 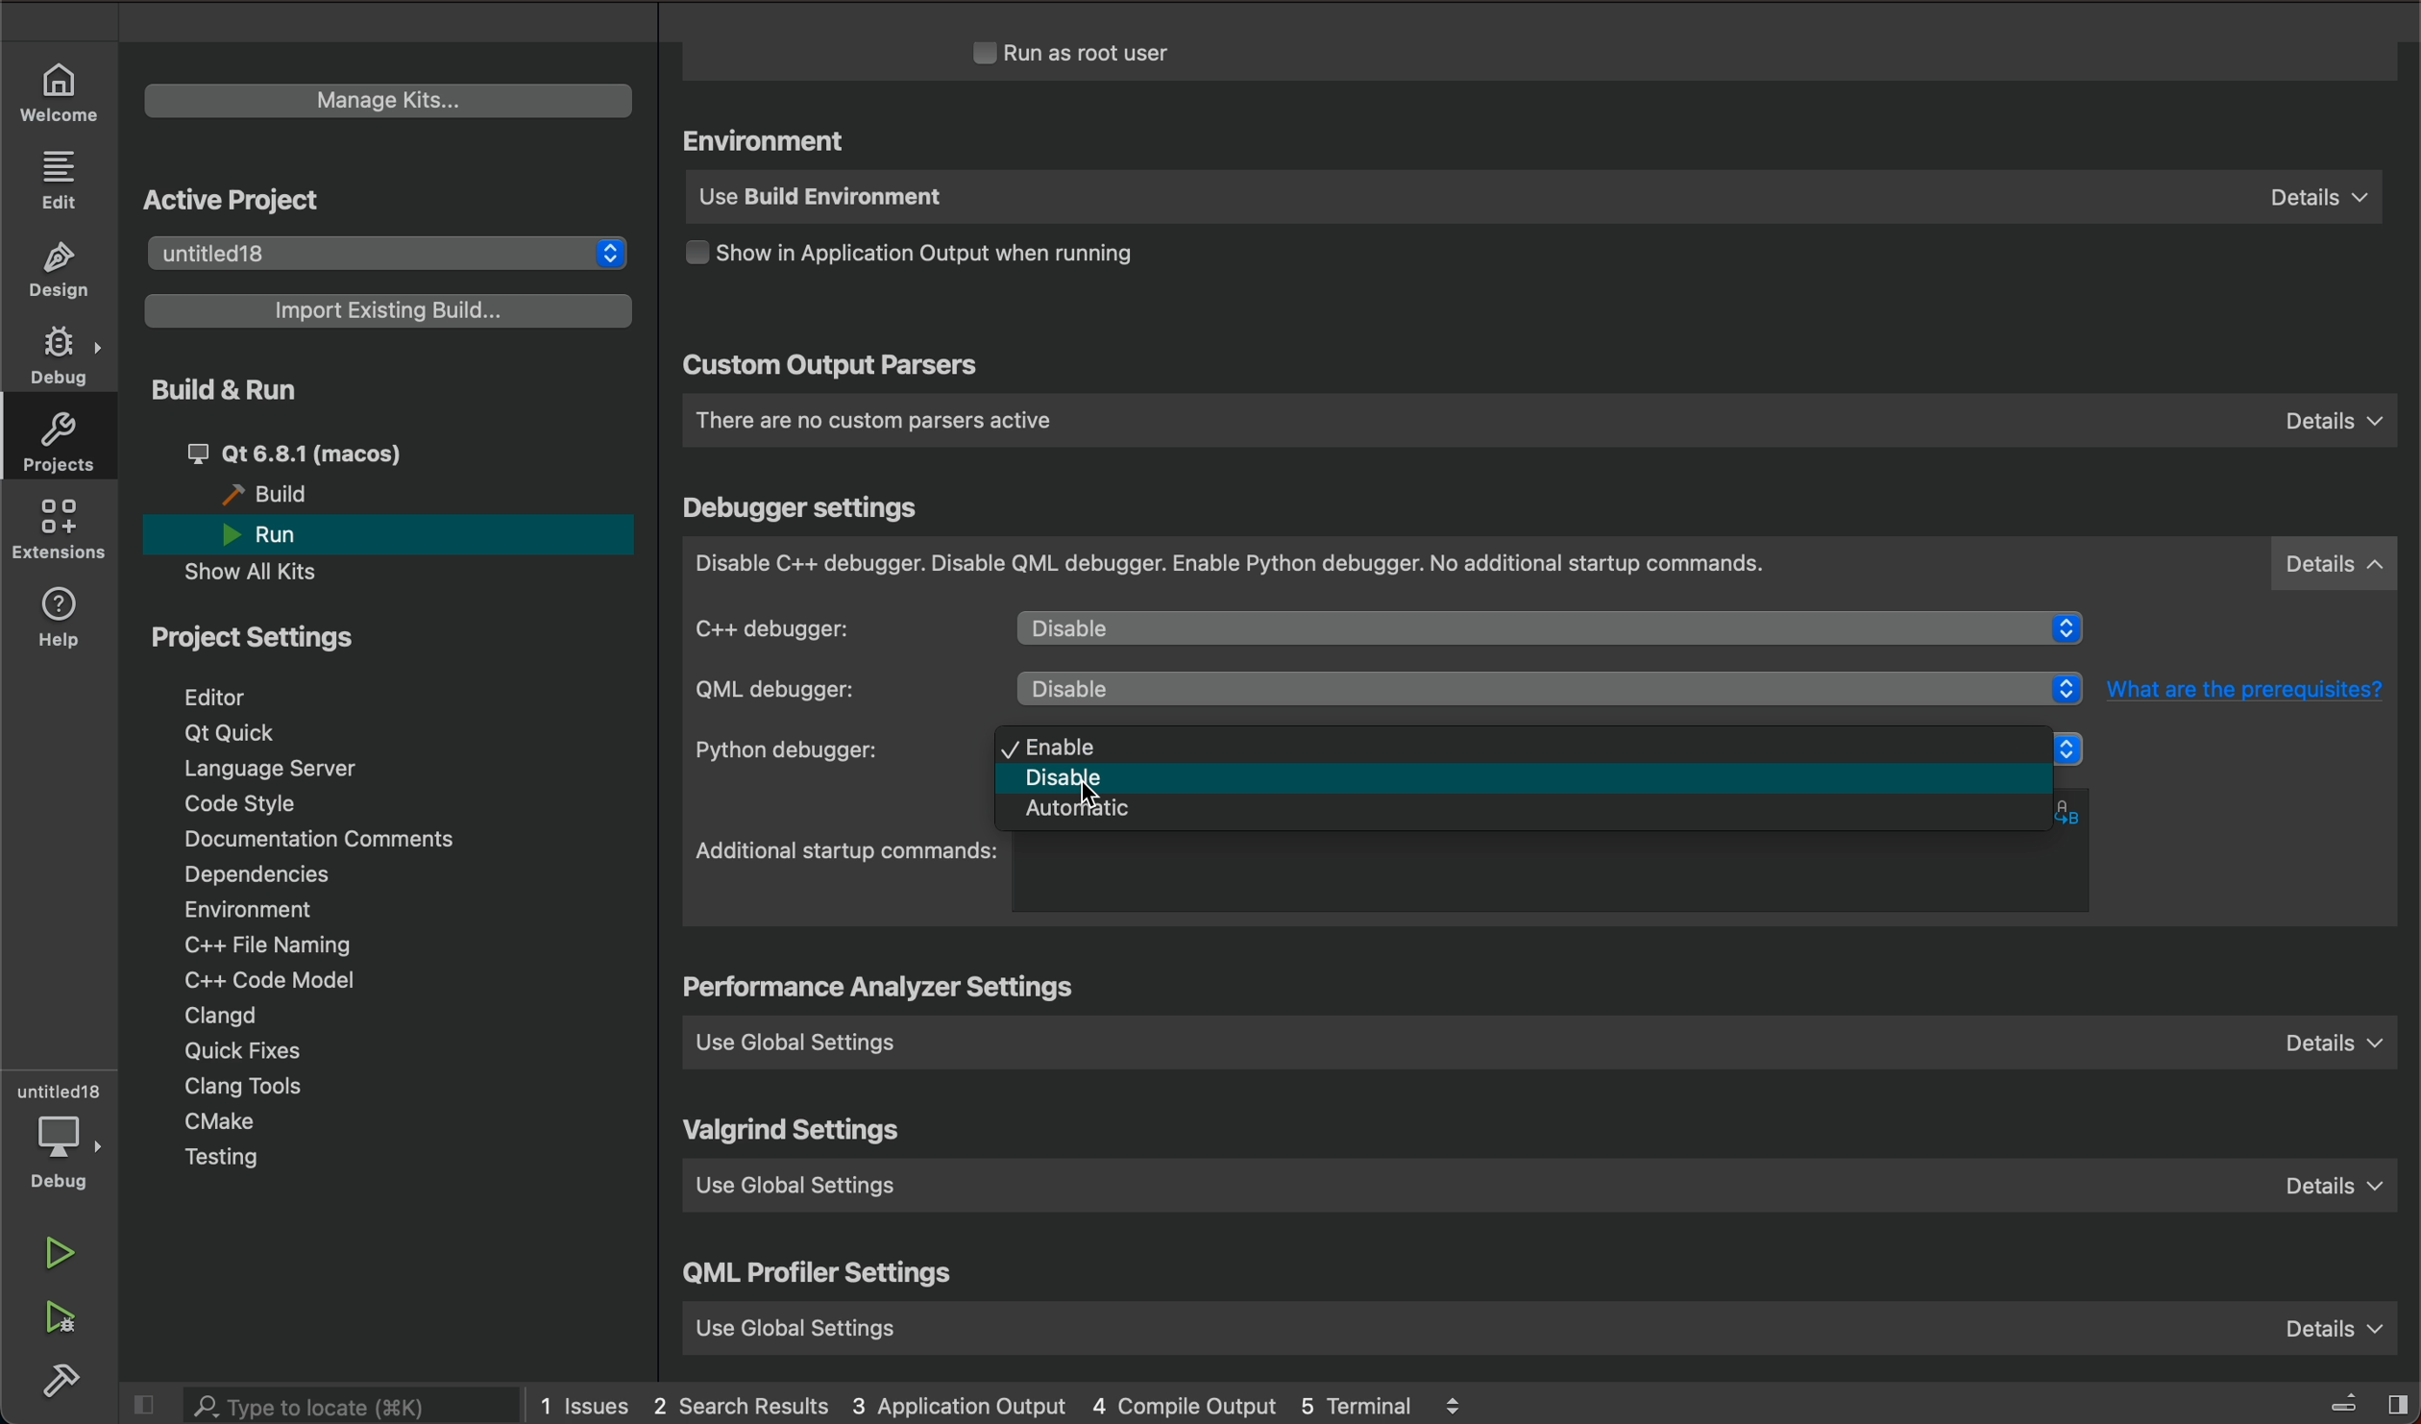 What do you see at coordinates (1542, 565) in the screenshot?
I see `debugger` at bounding box center [1542, 565].